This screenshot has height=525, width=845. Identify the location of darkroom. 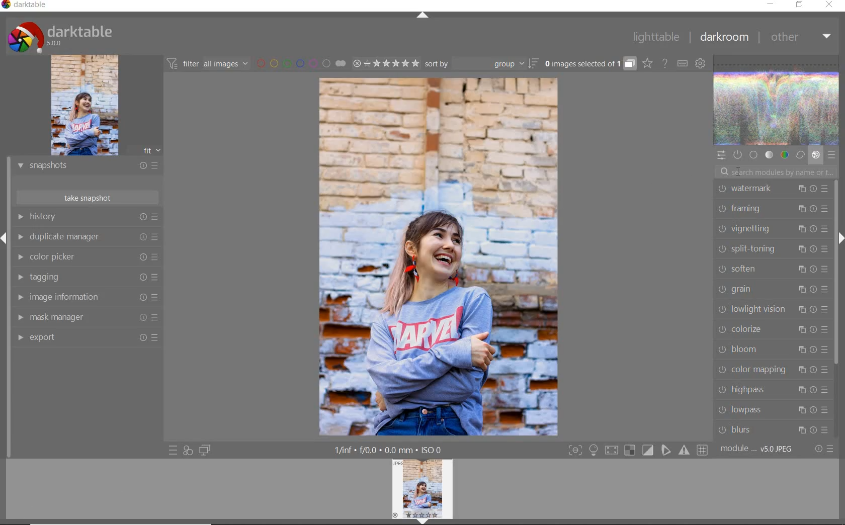
(724, 38).